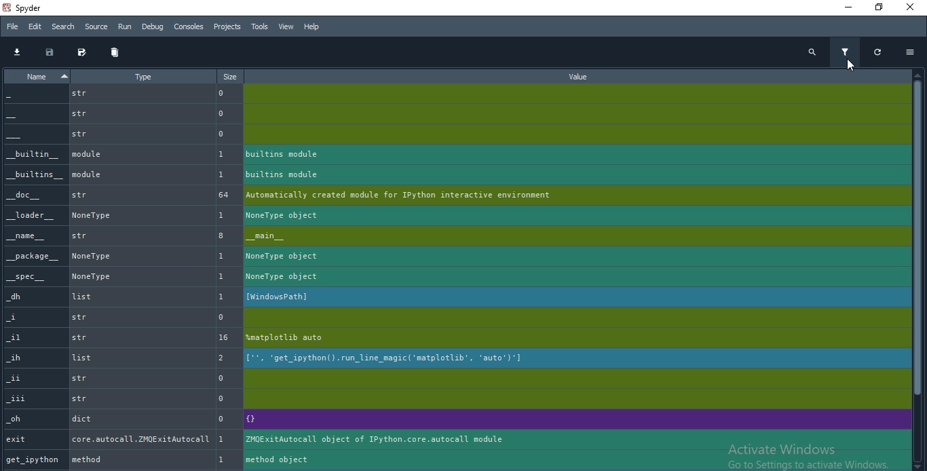 The image size is (927, 471). What do you see at coordinates (35, 26) in the screenshot?
I see `Edit` at bounding box center [35, 26].